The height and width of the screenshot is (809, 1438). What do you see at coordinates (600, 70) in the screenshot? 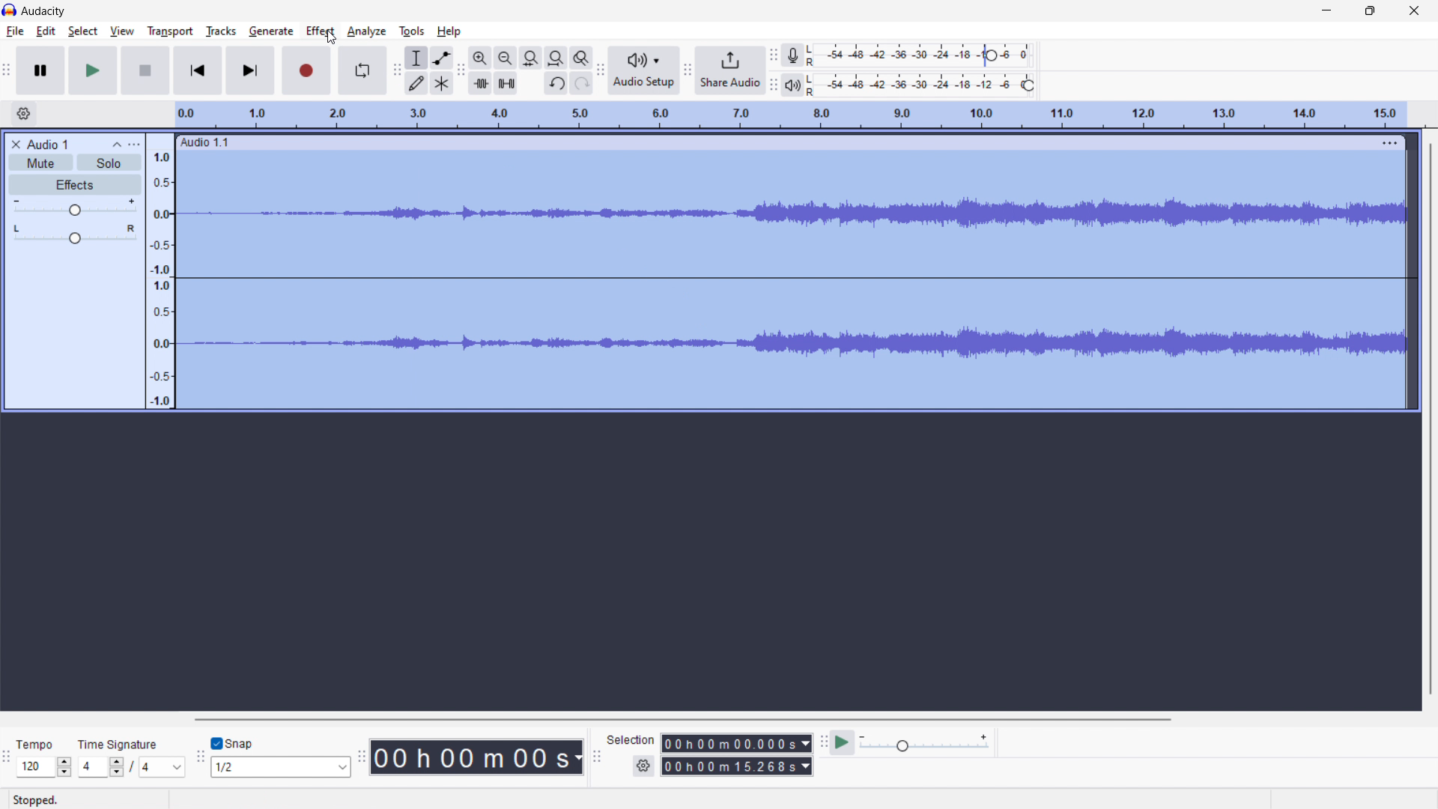
I see `audio setup toolbar` at bounding box center [600, 70].